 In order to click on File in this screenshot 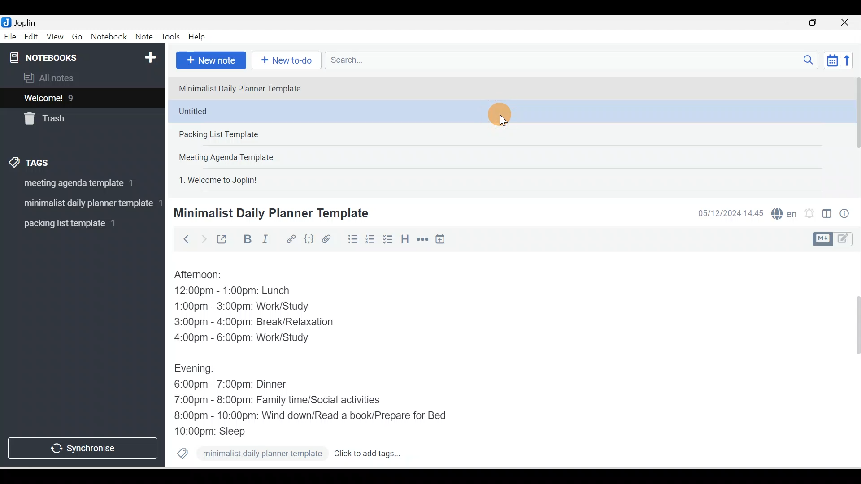, I will do `click(11, 36)`.